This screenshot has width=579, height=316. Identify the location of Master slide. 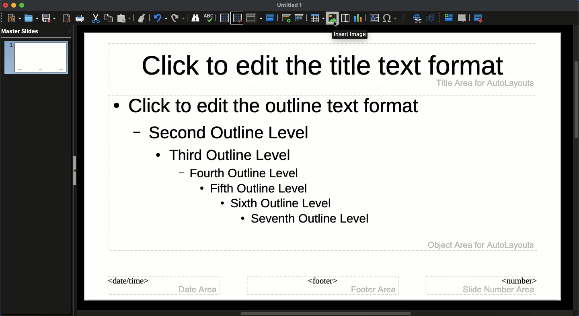
(271, 16).